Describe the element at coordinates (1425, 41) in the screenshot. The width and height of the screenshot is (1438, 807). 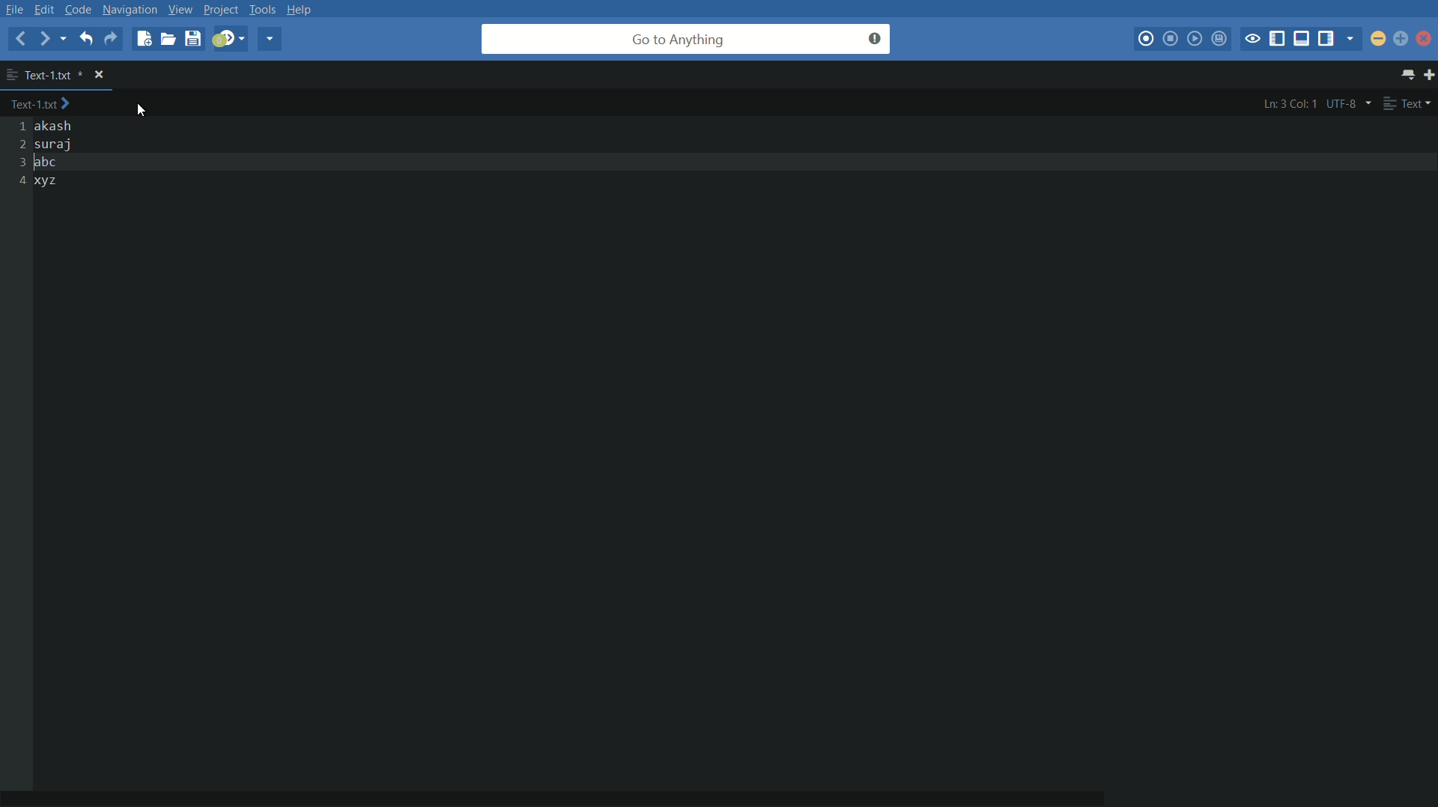
I see `close` at that location.